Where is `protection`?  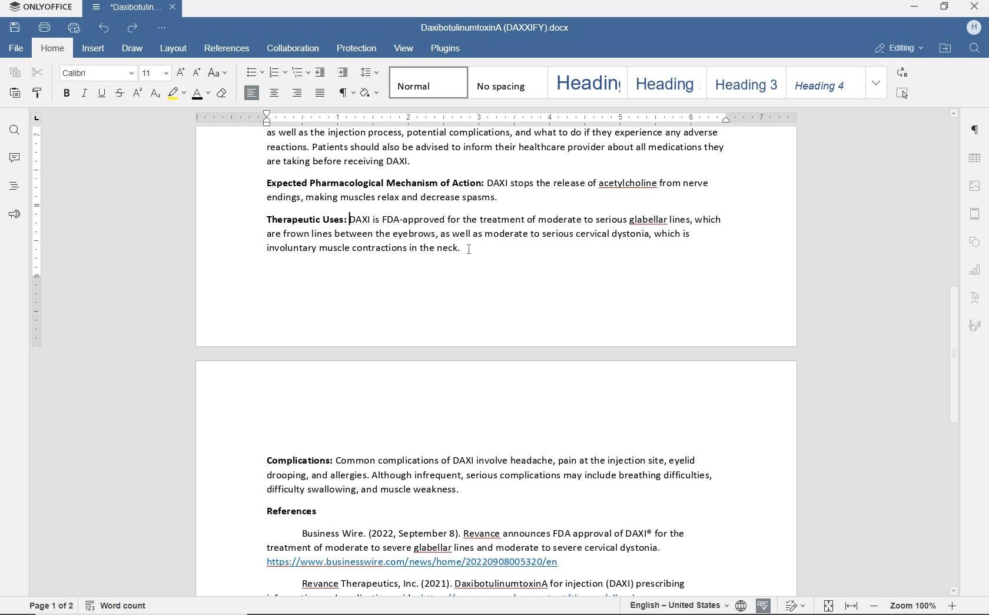 protection is located at coordinates (356, 48).